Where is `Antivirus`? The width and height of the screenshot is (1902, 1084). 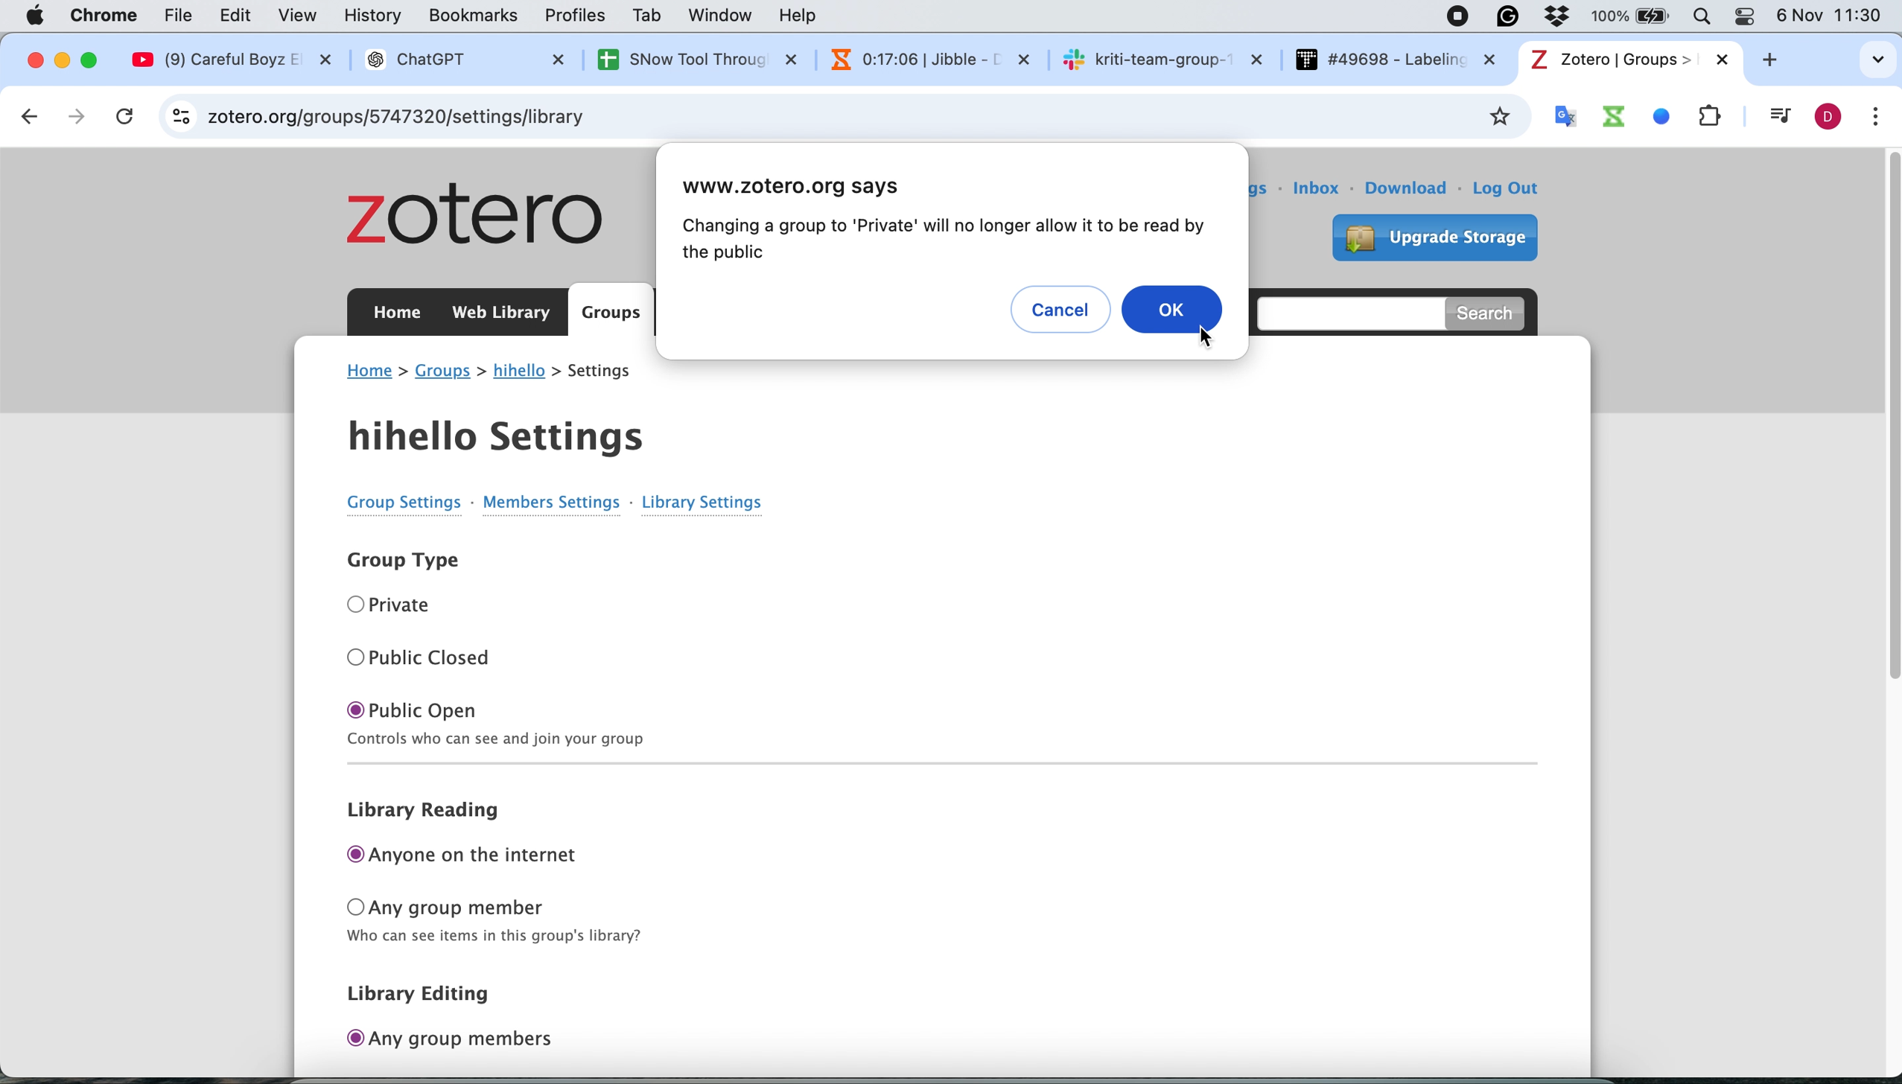
Antivirus is located at coordinates (1564, 14).